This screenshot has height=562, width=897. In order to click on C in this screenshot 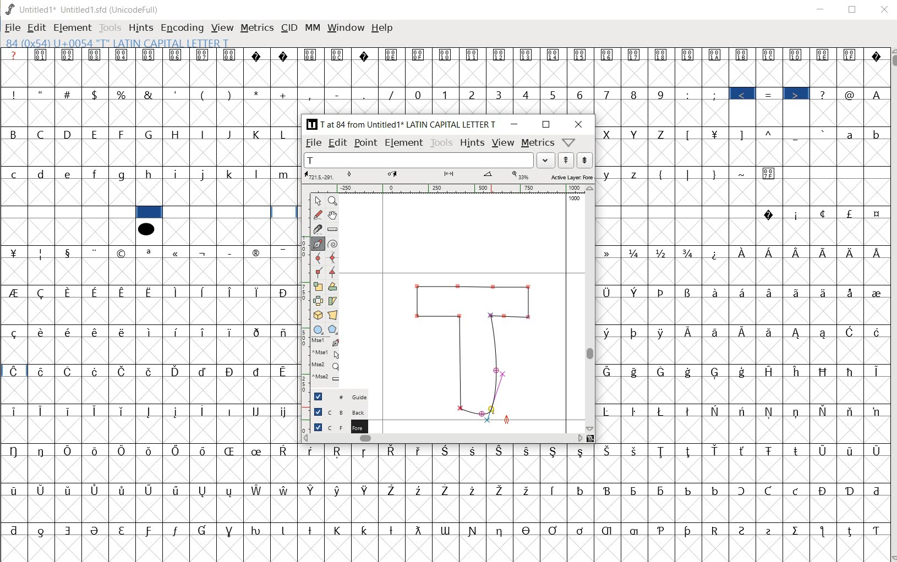, I will do `click(43, 134)`.